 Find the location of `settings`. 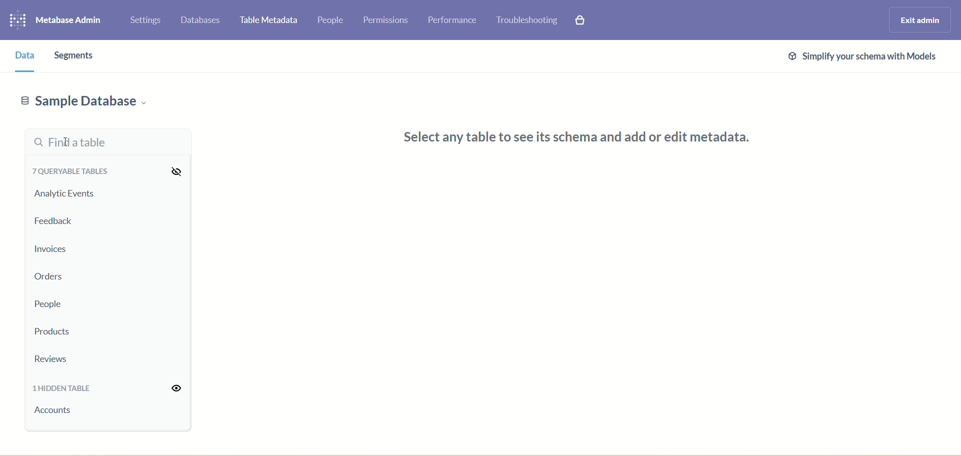

settings is located at coordinates (146, 20).